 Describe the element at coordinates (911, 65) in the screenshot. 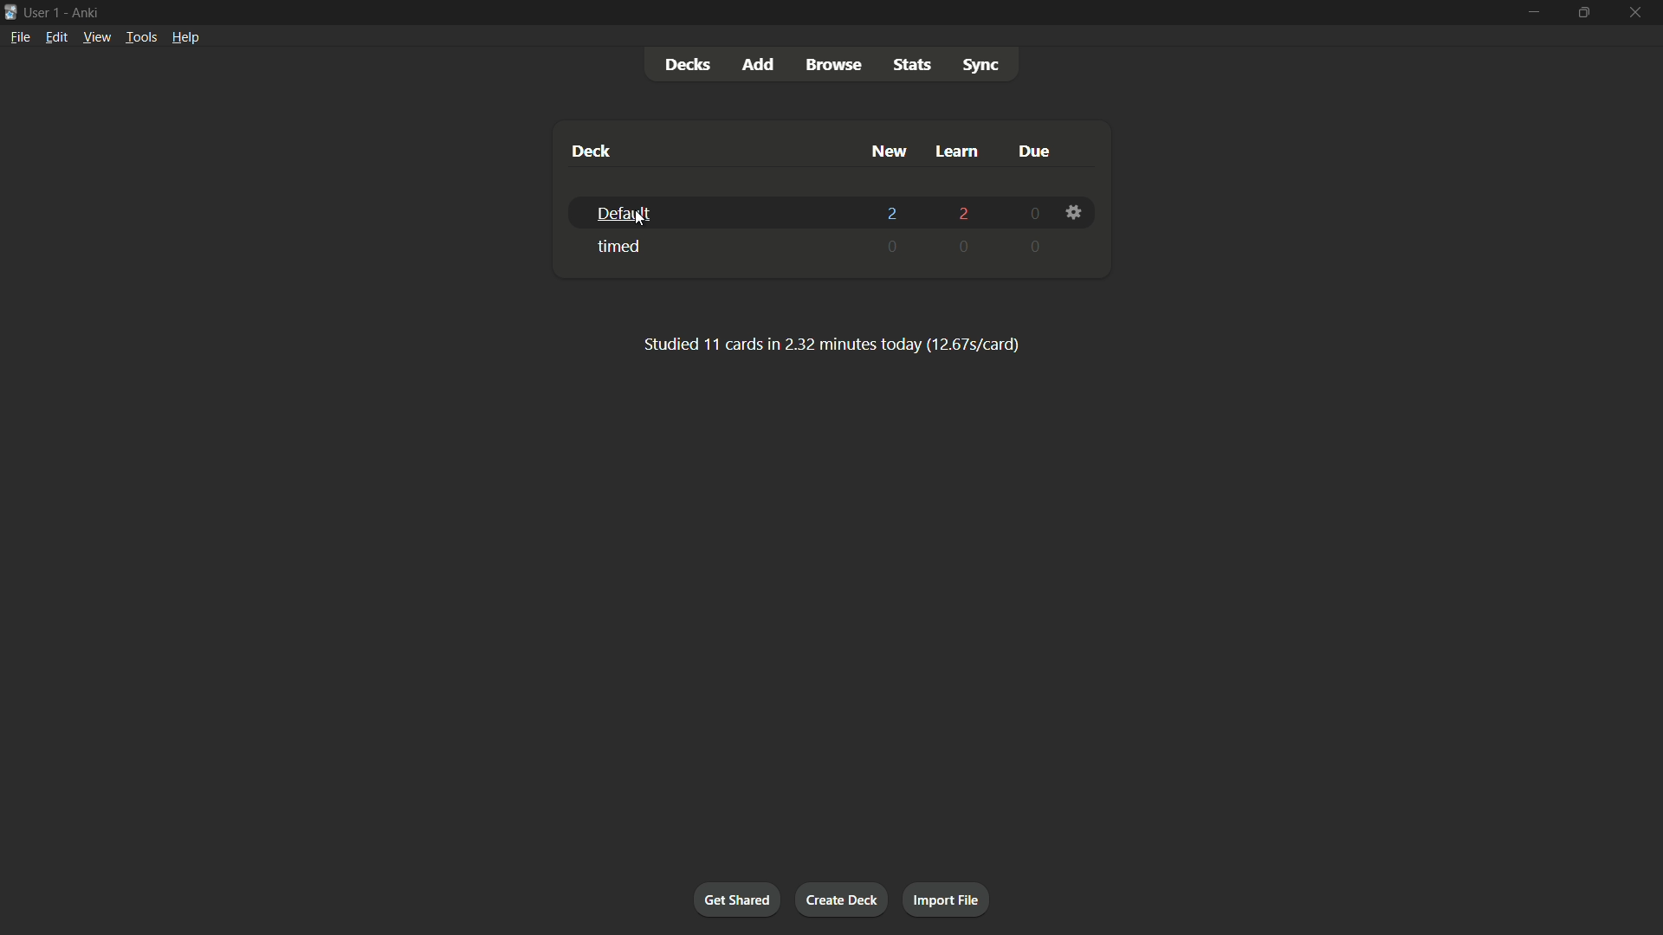

I see `stats` at that location.